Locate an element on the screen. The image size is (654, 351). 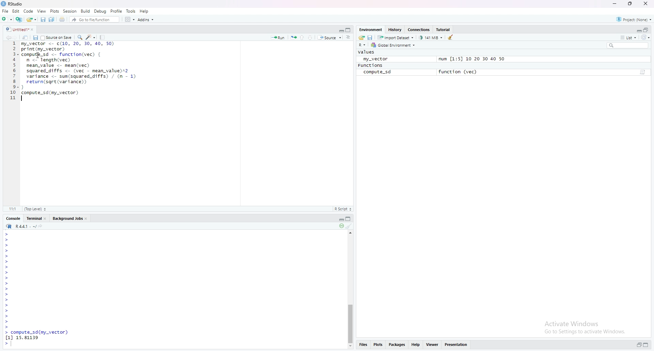
Workspace panes is located at coordinates (129, 19).